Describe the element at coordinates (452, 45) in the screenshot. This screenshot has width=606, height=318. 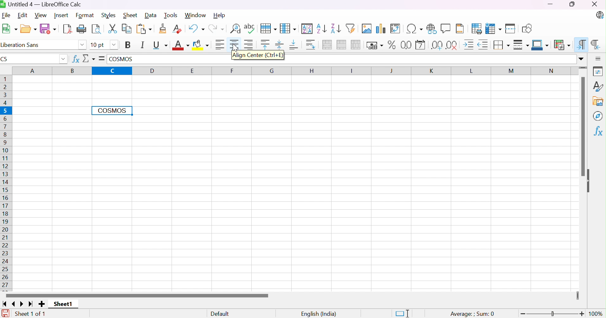
I see `Delete Decimal Place` at that location.